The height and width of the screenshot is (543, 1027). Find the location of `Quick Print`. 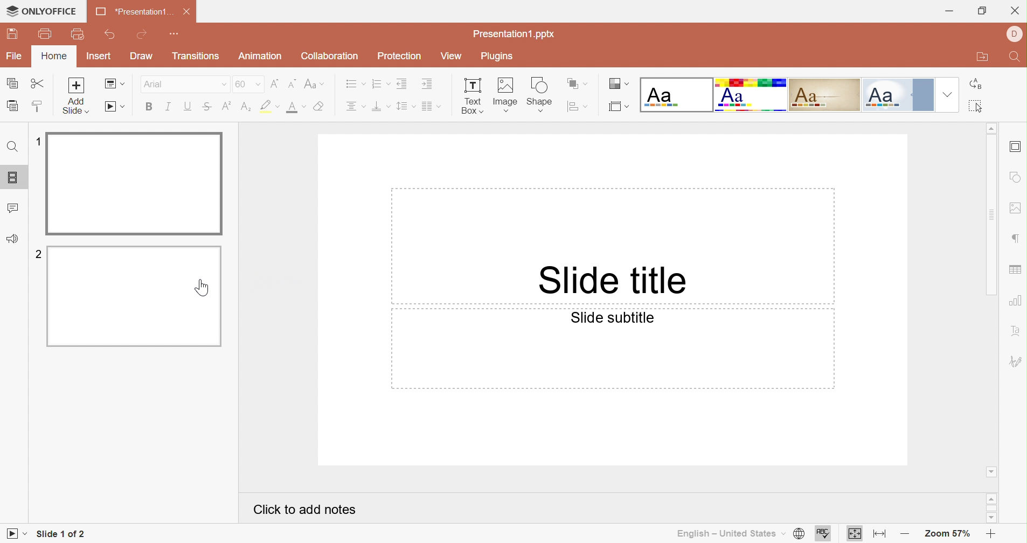

Quick Print is located at coordinates (78, 34).